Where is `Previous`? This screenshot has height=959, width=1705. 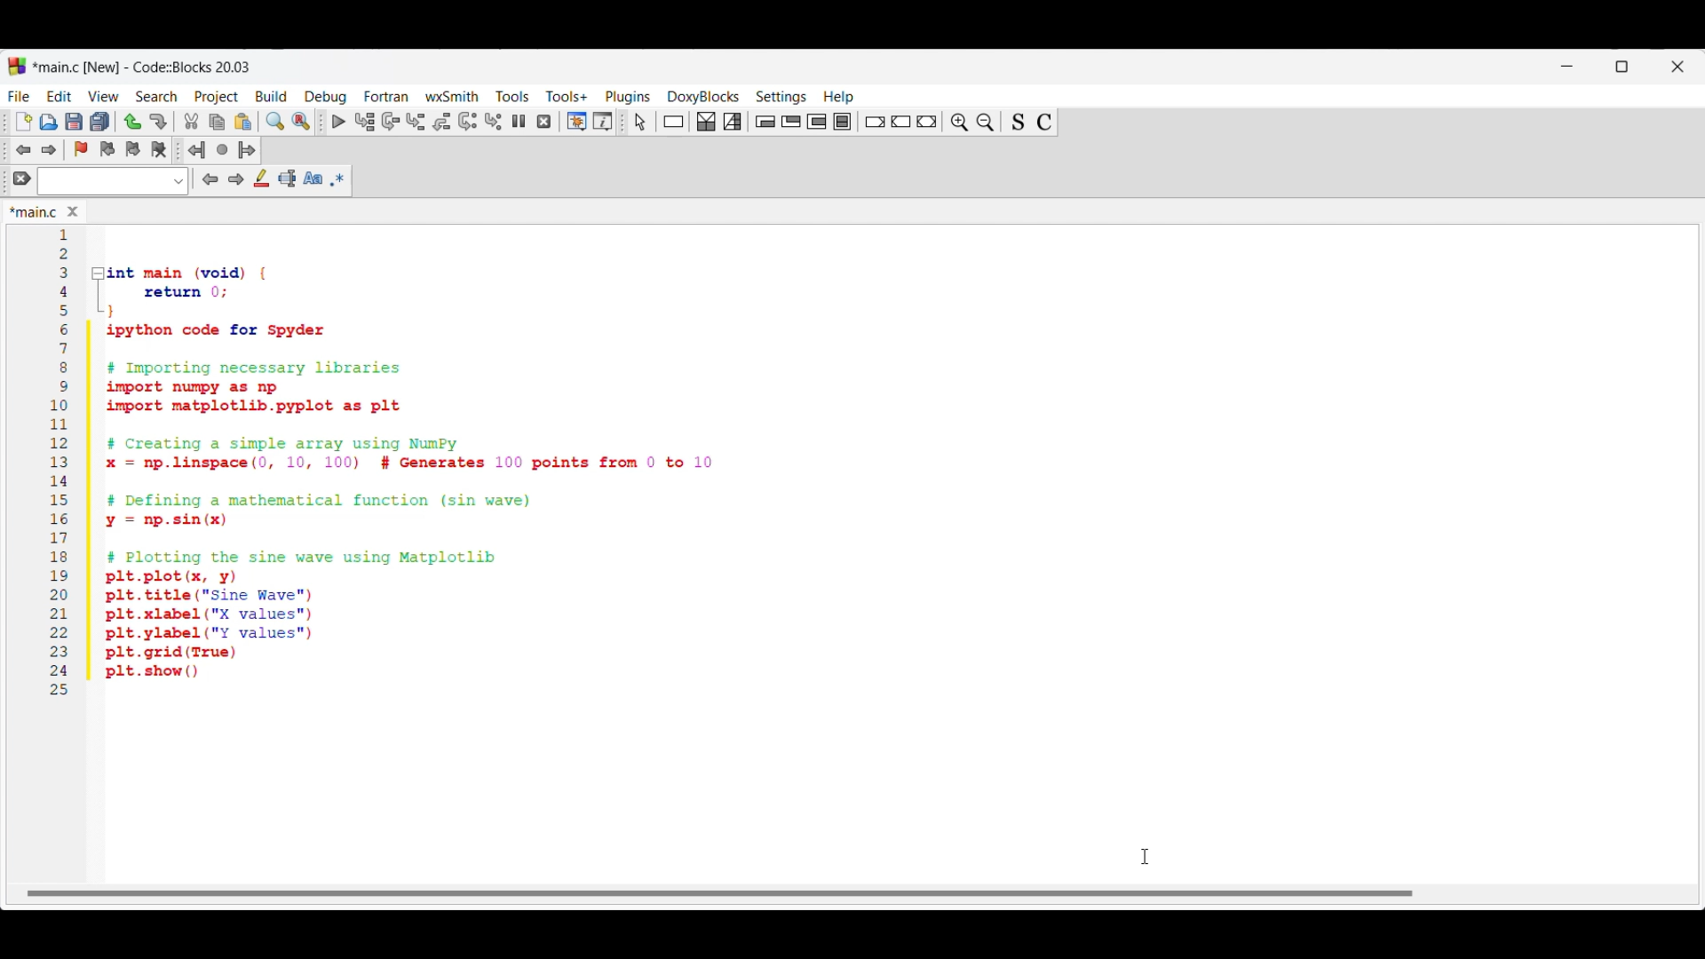 Previous is located at coordinates (210, 179).